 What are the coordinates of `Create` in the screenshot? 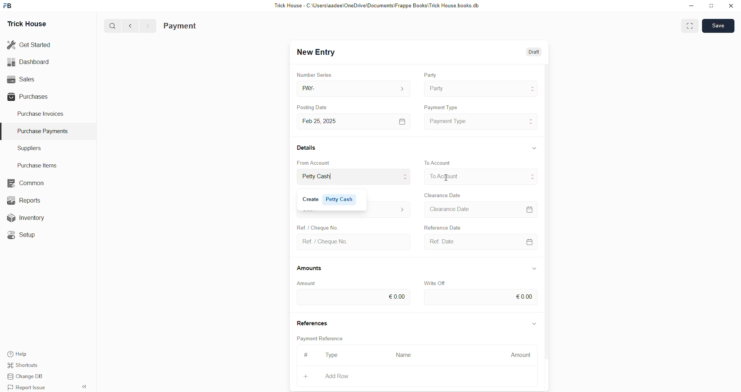 It's located at (316, 226).